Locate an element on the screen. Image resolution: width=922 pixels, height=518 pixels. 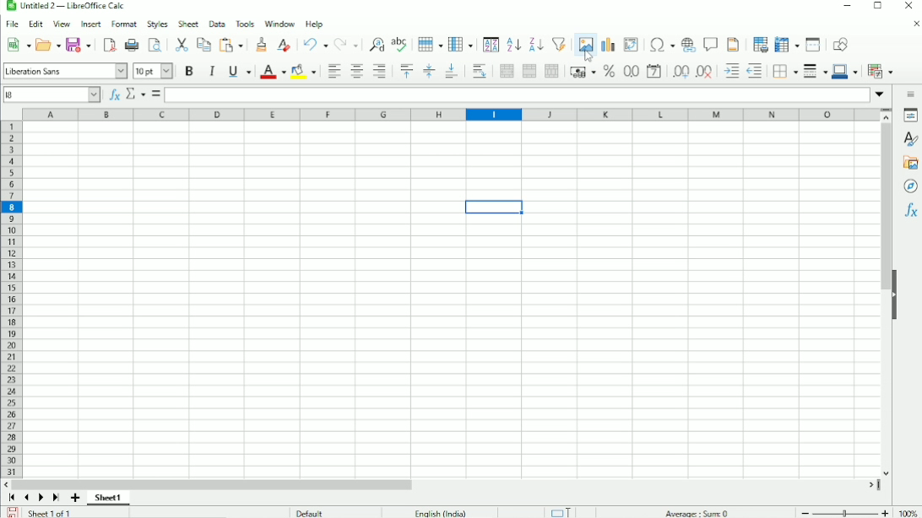
Insert image is located at coordinates (583, 41).